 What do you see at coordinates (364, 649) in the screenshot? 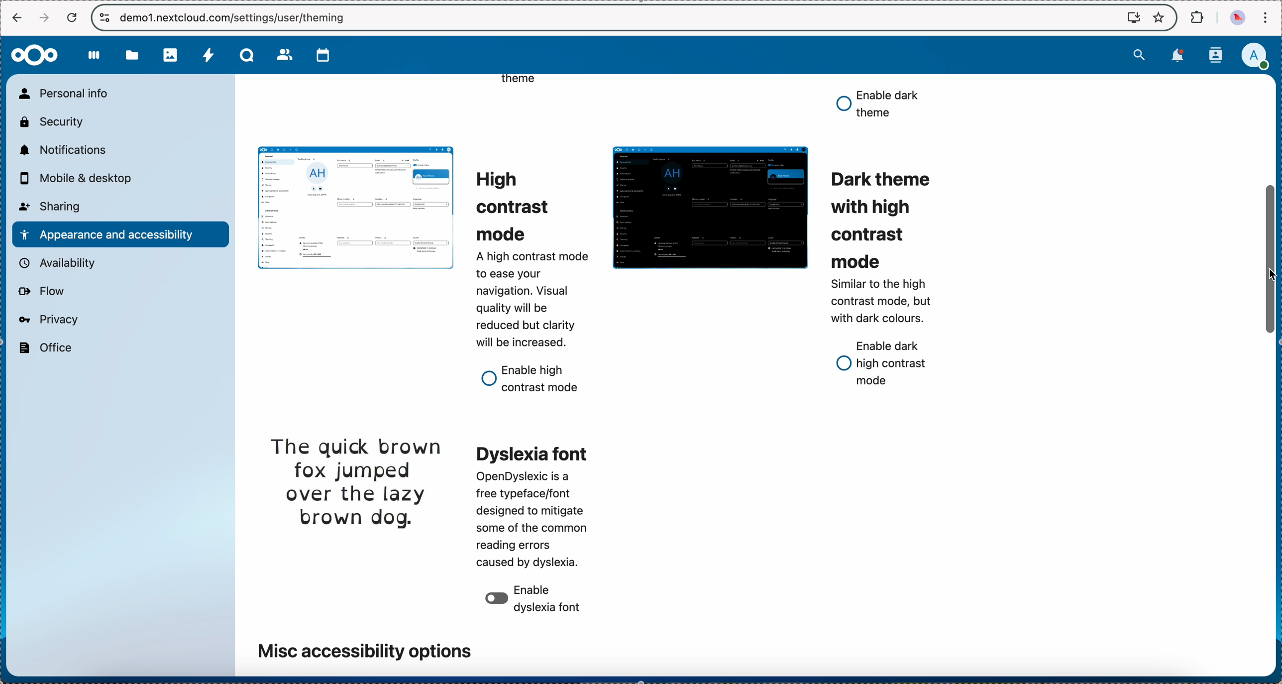
I see `misc accessibility options` at bounding box center [364, 649].